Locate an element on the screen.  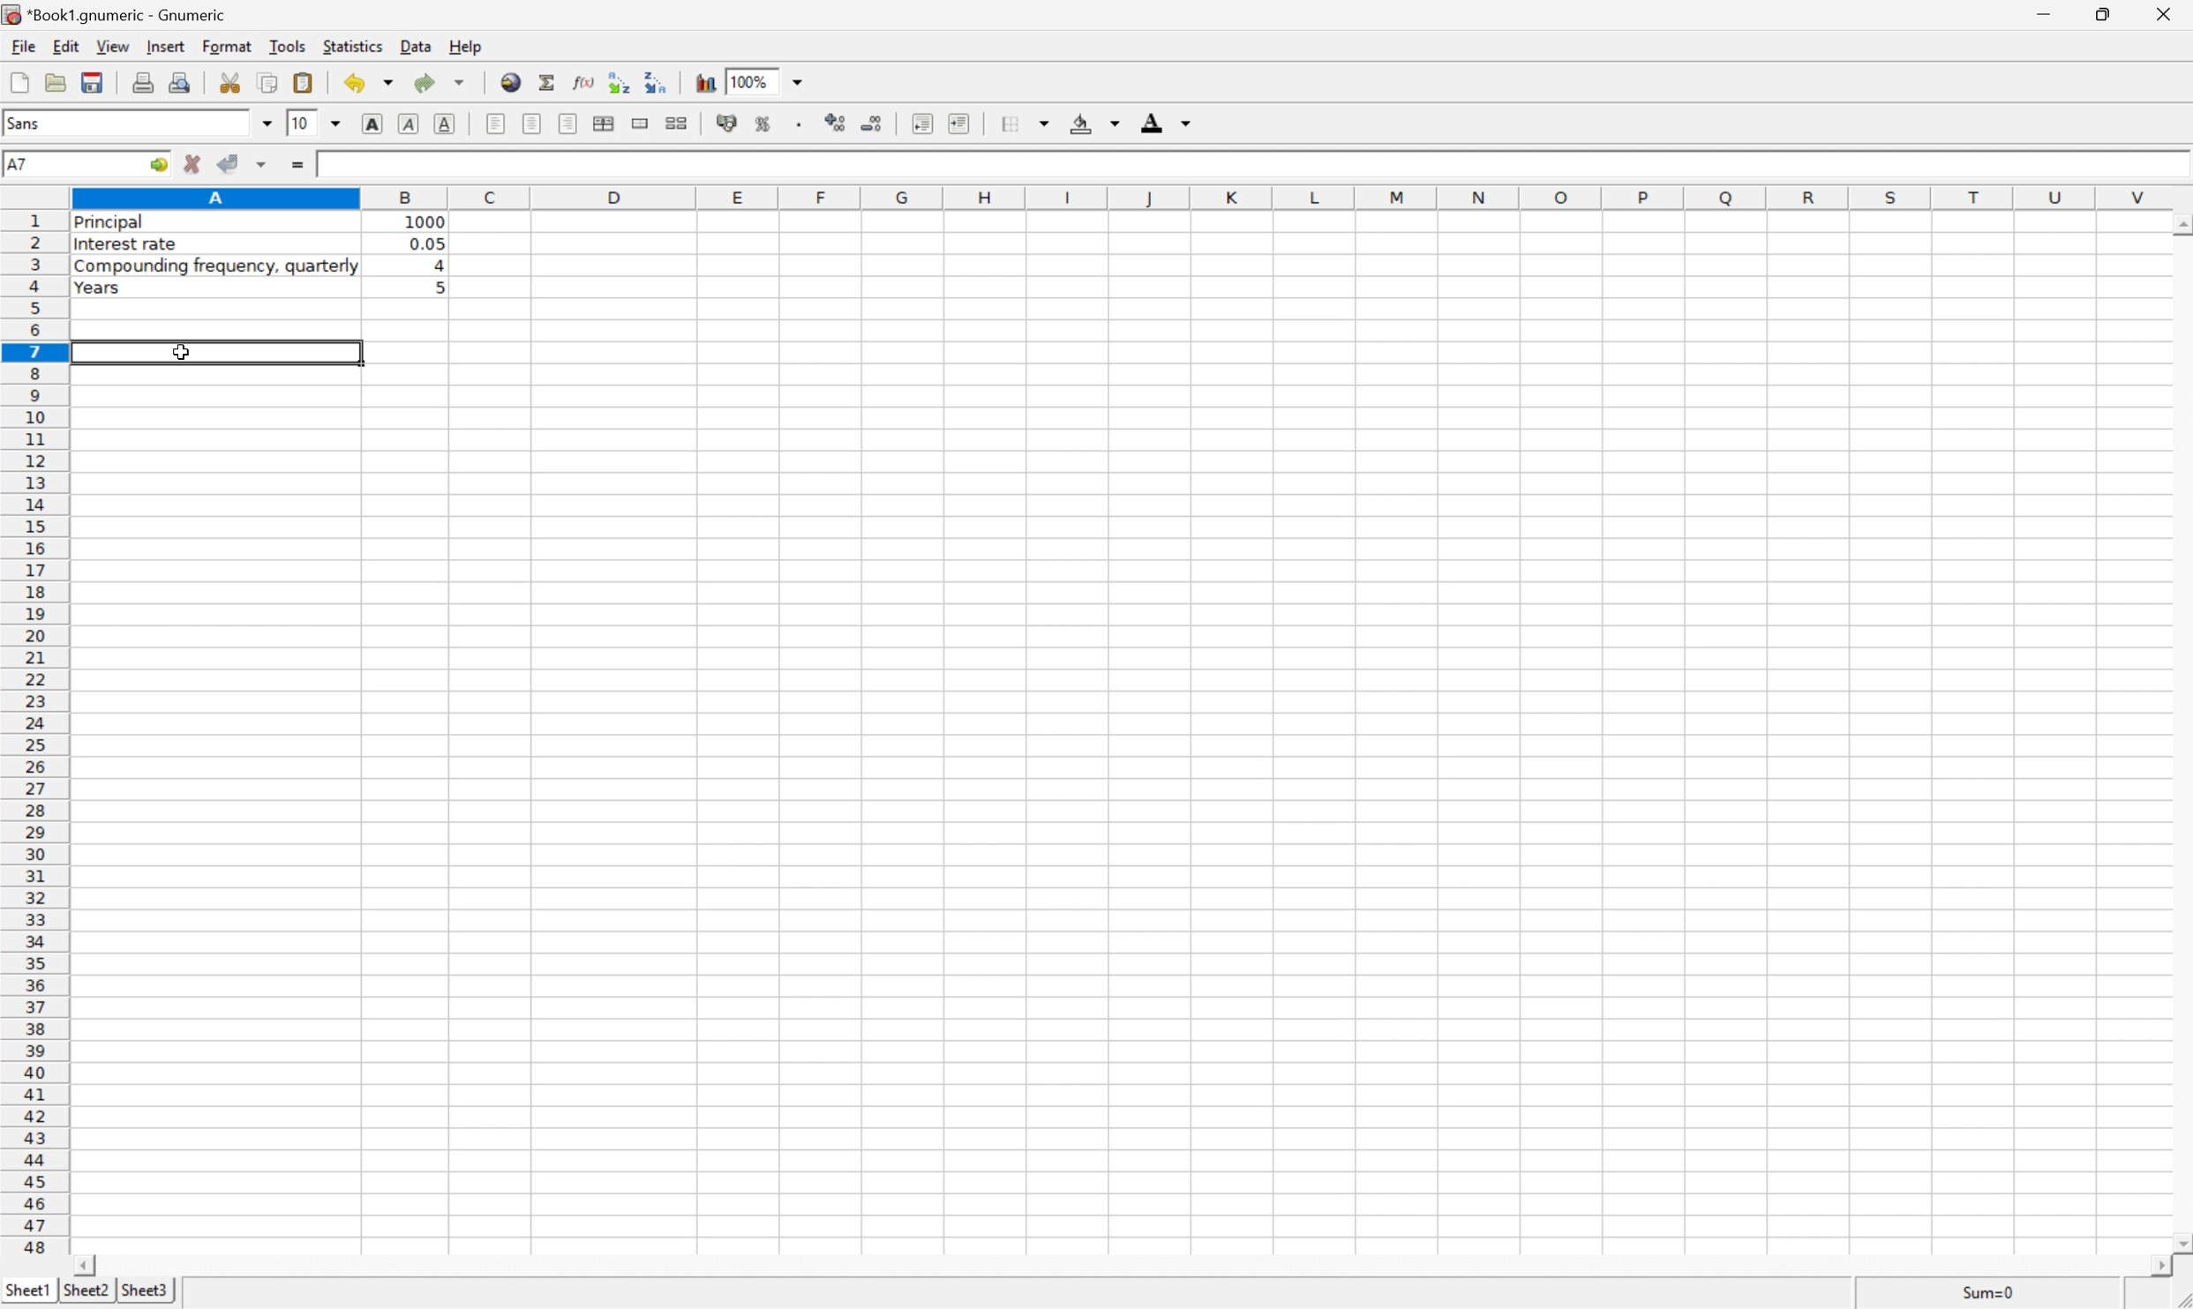
principal is located at coordinates (116, 224).